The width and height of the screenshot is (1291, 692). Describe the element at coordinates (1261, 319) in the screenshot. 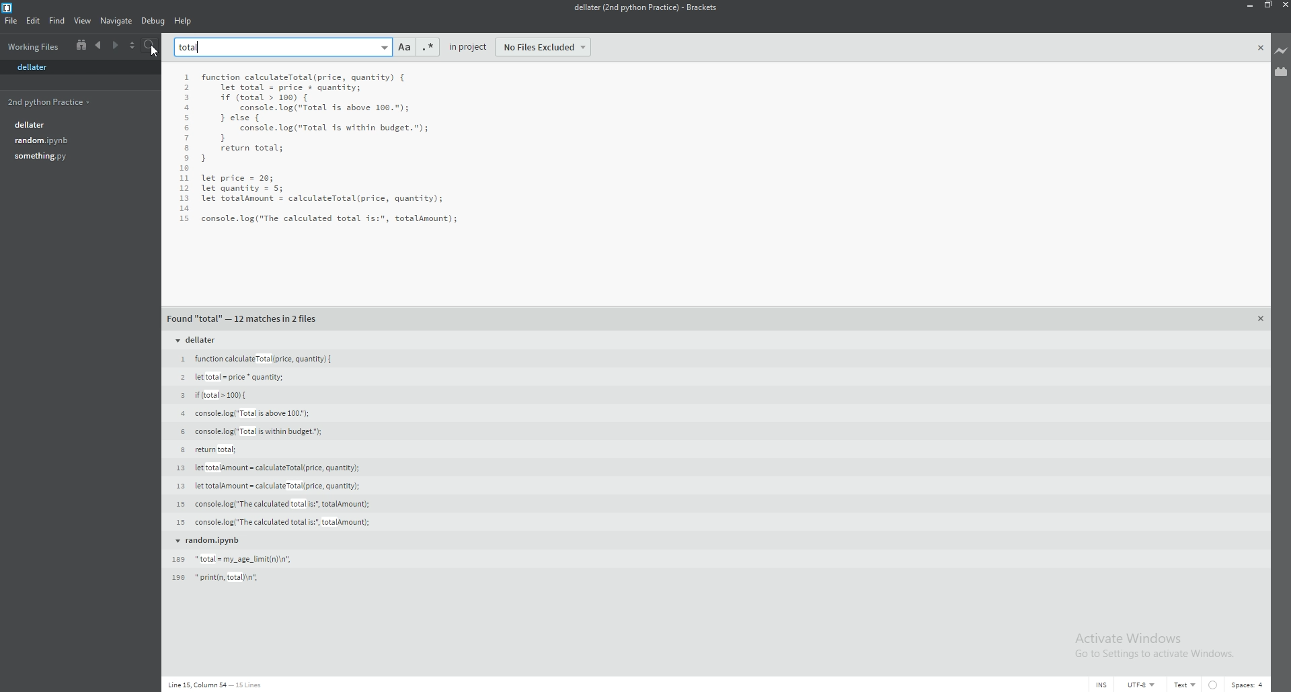

I see `close` at that location.